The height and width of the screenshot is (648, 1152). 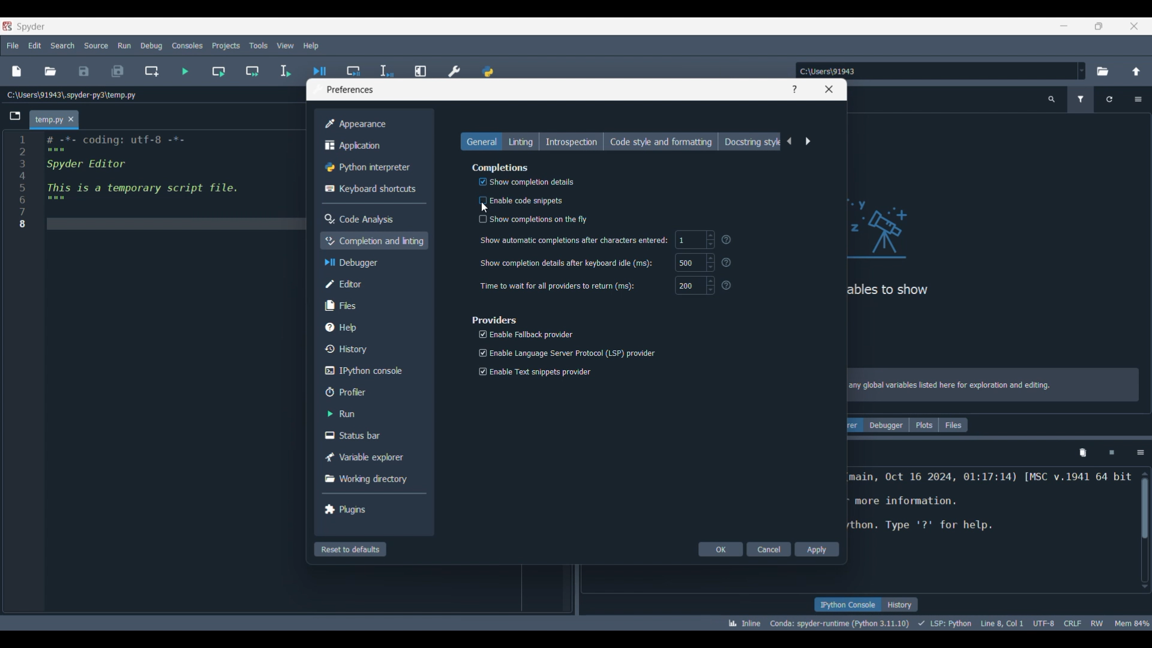 What do you see at coordinates (371, 434) in the screenshot?
I see `Status bar` at bounding box center [371, 434].